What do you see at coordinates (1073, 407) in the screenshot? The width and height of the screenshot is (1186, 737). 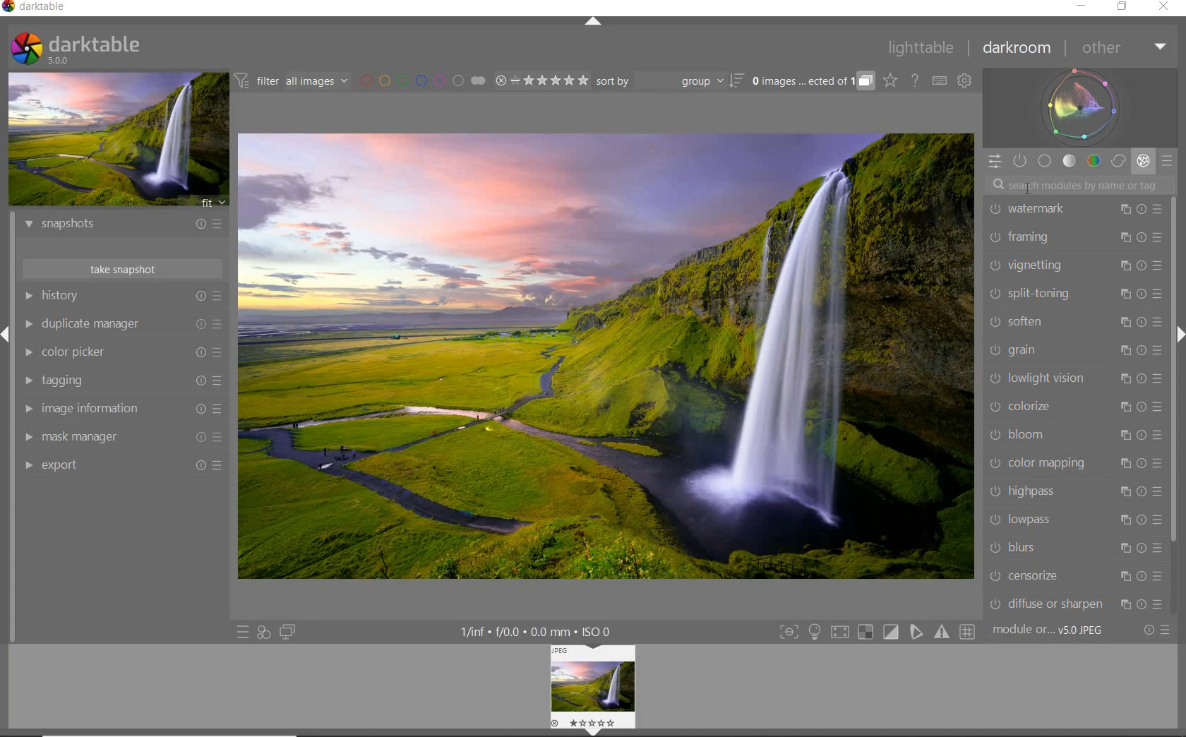 I see `colorize` at bounding box center [1073, 407].